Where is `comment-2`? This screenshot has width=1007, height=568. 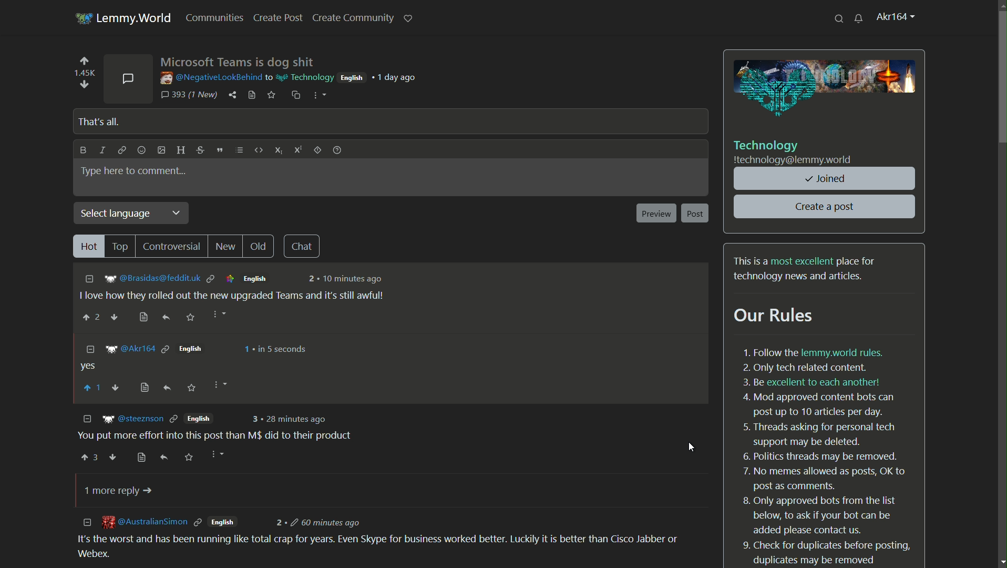 comment-2 is located at coordinates (217, 425).